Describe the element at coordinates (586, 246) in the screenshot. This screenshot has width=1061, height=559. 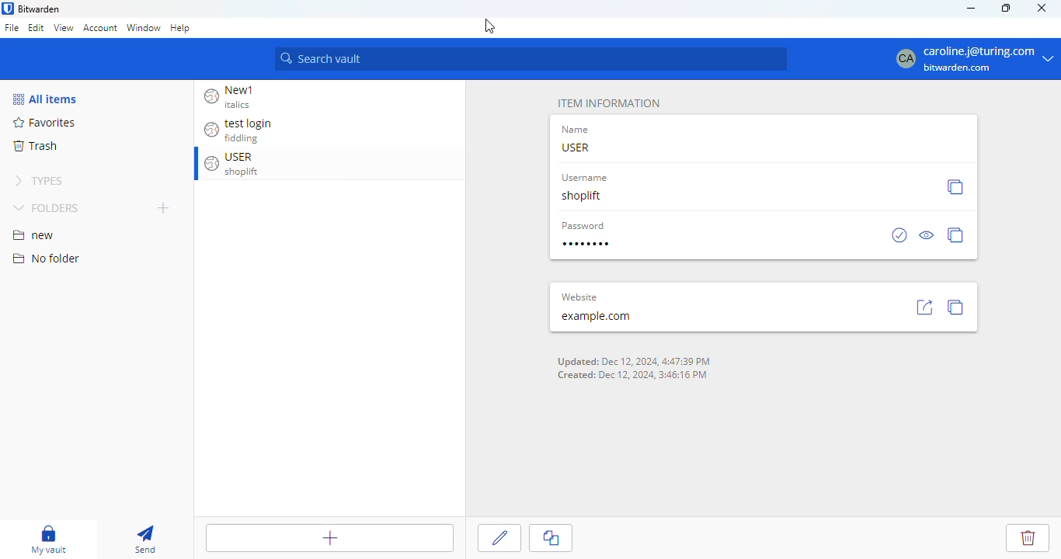
I see `type password` at that location.